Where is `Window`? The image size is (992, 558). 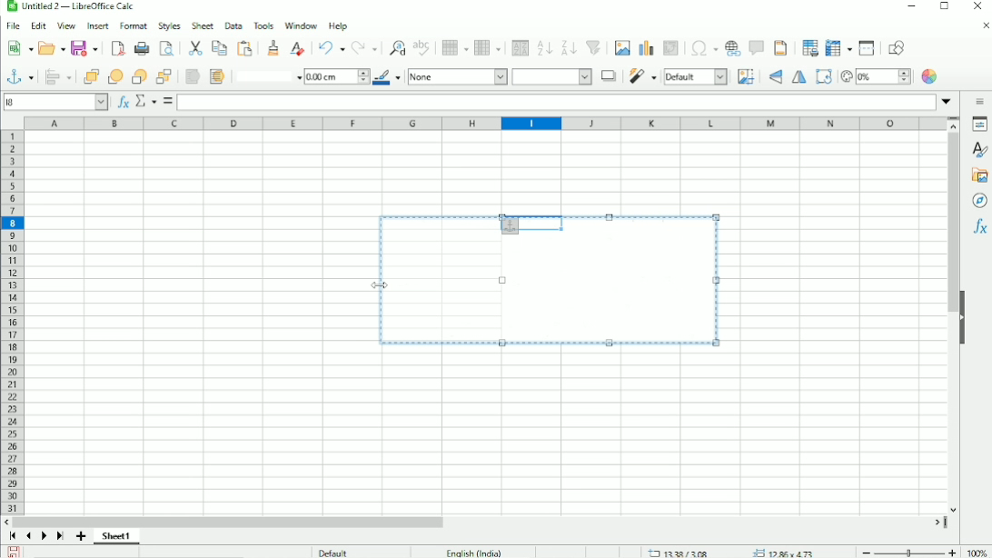 Window is located at coordinates (300, 25).